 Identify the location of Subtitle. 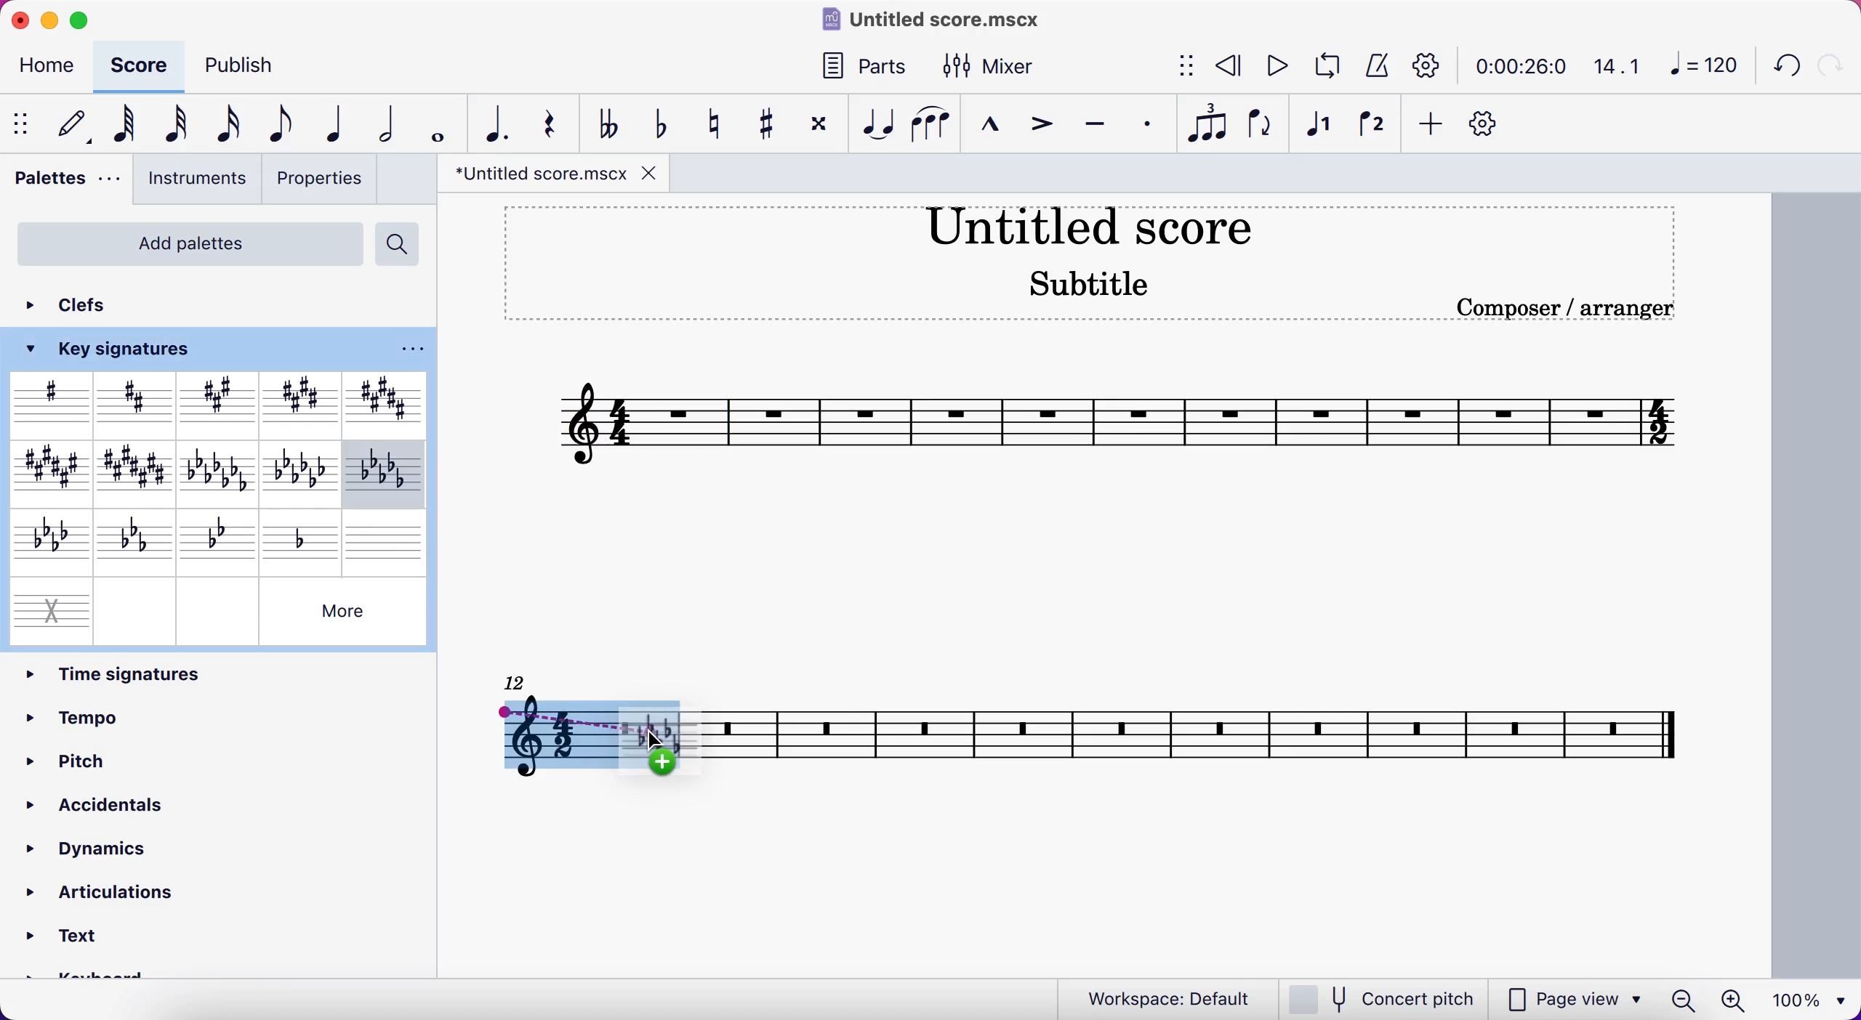
(1087, 284).